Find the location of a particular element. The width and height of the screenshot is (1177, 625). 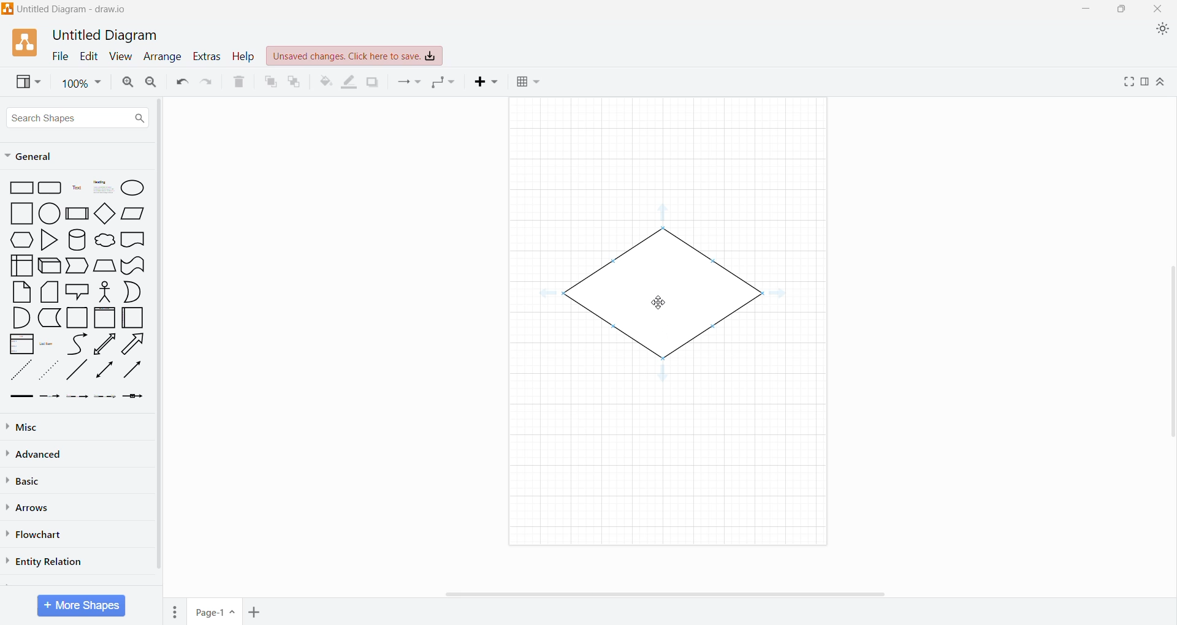

Entity Relation is located at coordinates (45, 562).